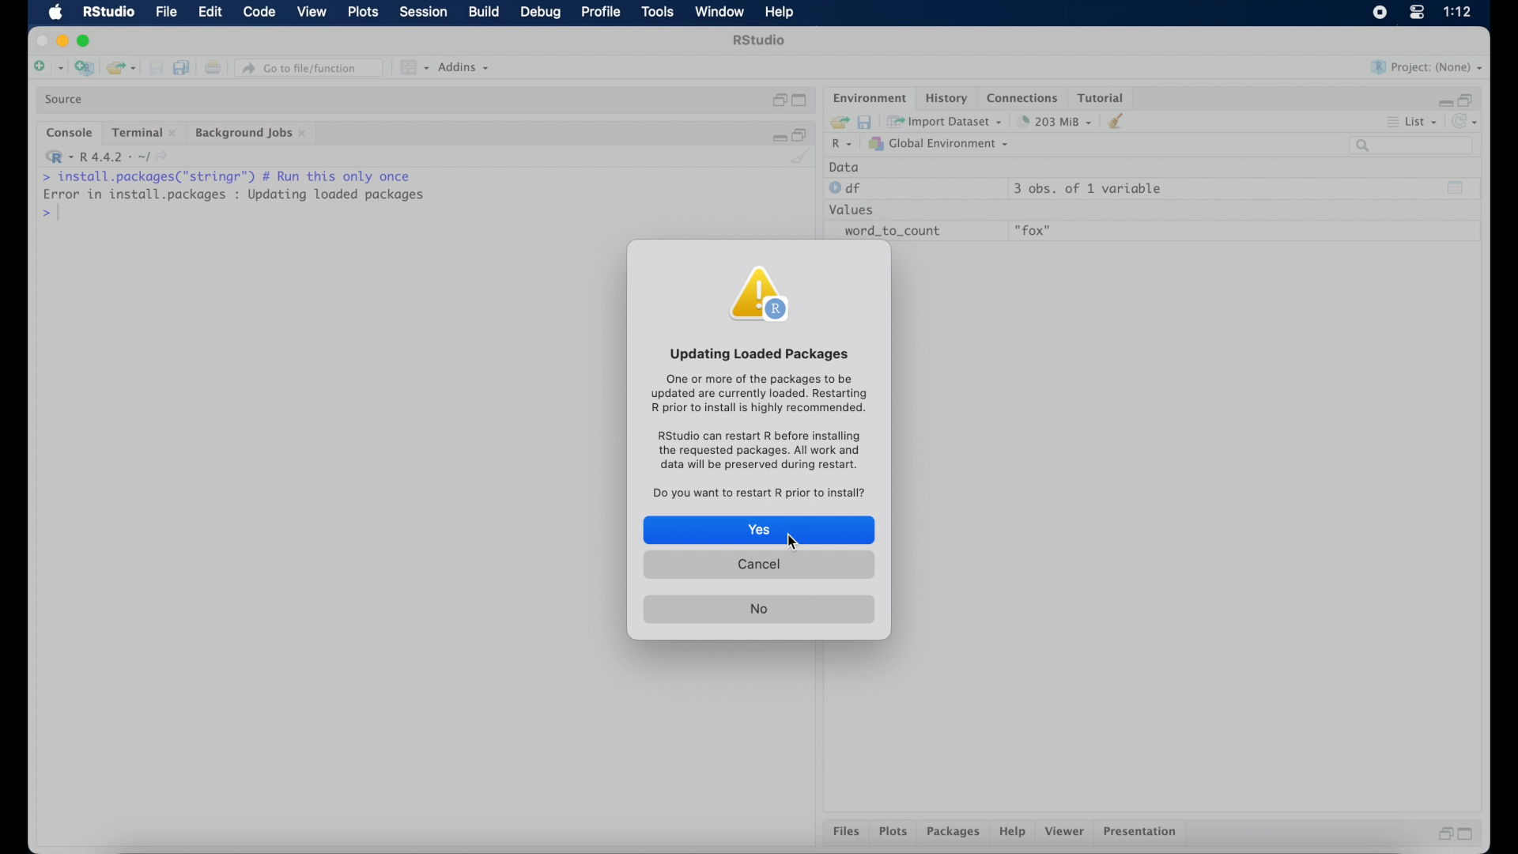 The image size is (1518, 854). I want to click on dialog box, so click(765, 294).